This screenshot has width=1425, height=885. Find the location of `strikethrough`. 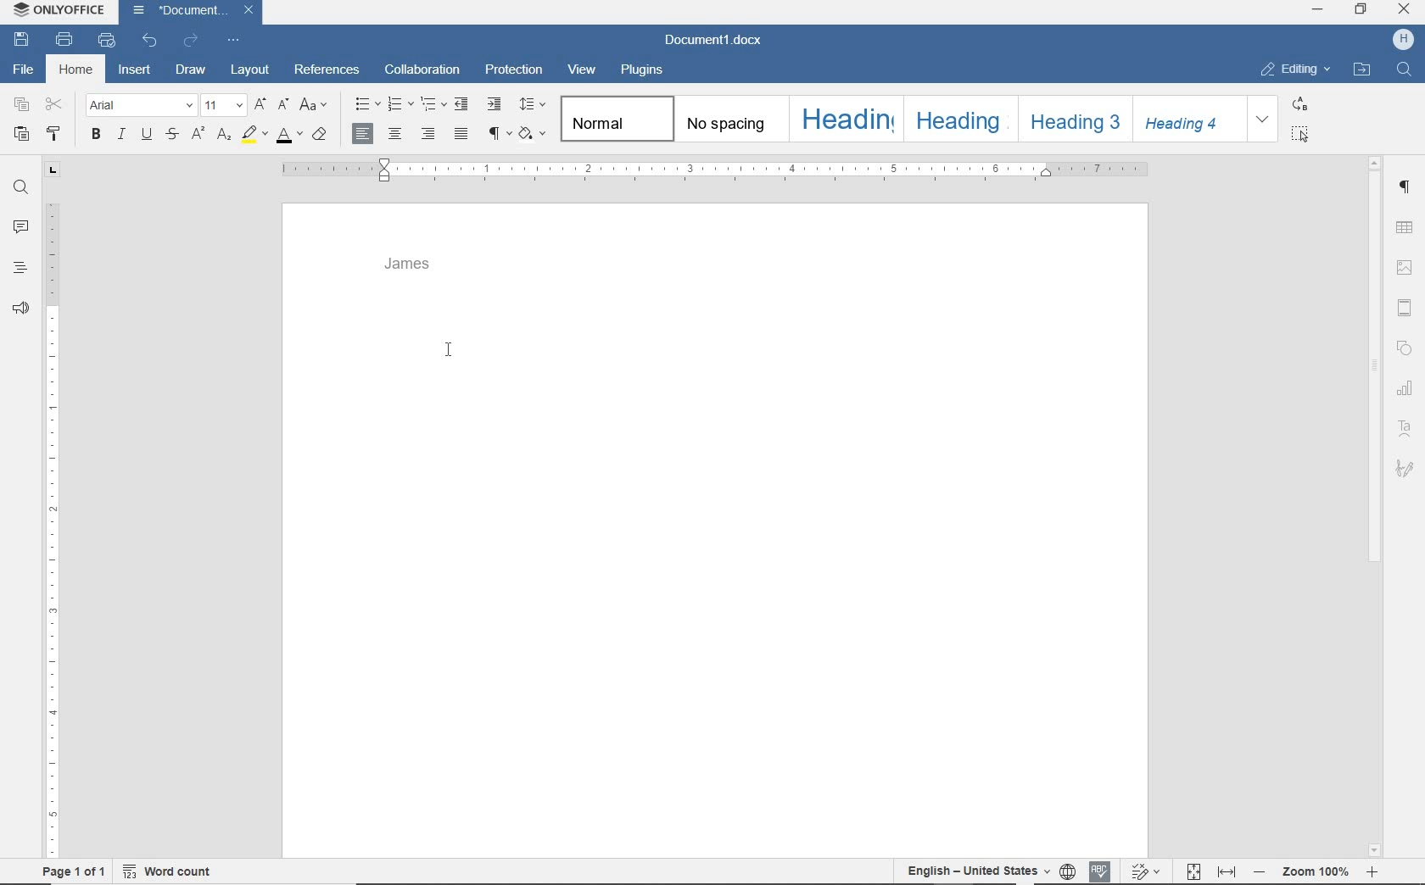

strikethrough is located at coordinates (173, 136).